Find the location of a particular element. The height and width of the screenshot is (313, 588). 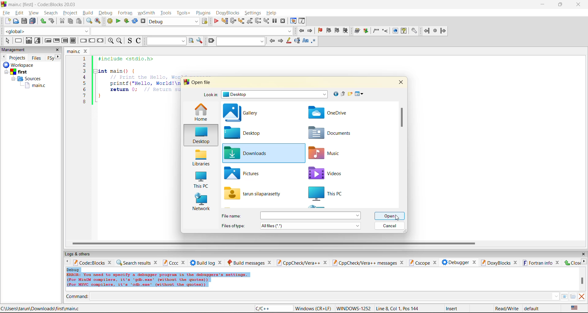

open is located at coordinates (390, 216).